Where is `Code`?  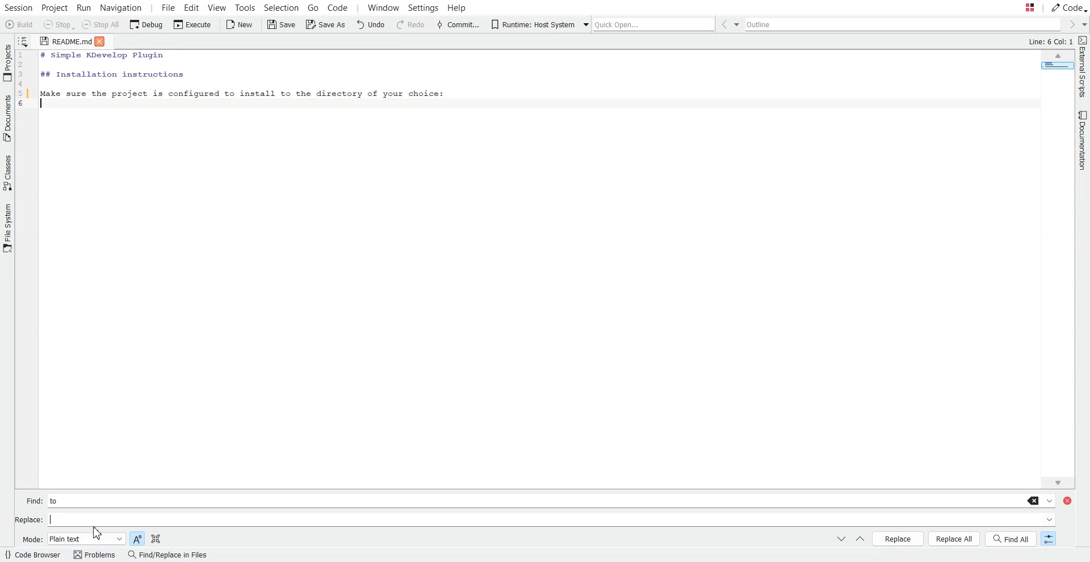 Code is located at coordinates (344, 8).